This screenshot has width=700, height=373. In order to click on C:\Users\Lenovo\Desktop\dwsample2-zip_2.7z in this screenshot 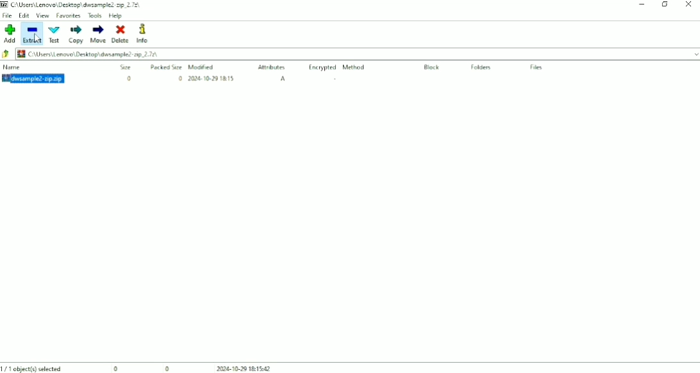, I will do `click(76, 4)`.